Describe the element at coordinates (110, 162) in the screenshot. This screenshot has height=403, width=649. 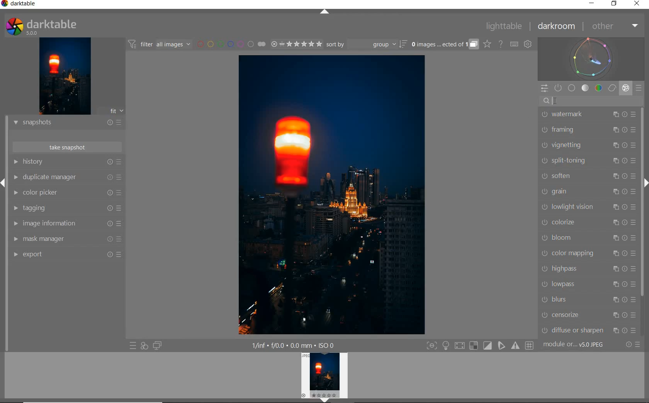
I see `reset` at that location.